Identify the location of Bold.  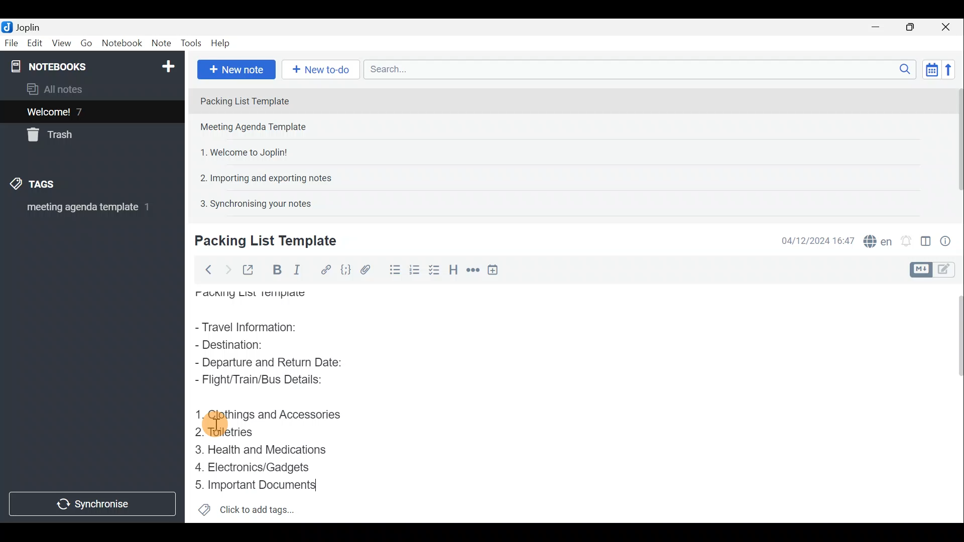
(276, 269).